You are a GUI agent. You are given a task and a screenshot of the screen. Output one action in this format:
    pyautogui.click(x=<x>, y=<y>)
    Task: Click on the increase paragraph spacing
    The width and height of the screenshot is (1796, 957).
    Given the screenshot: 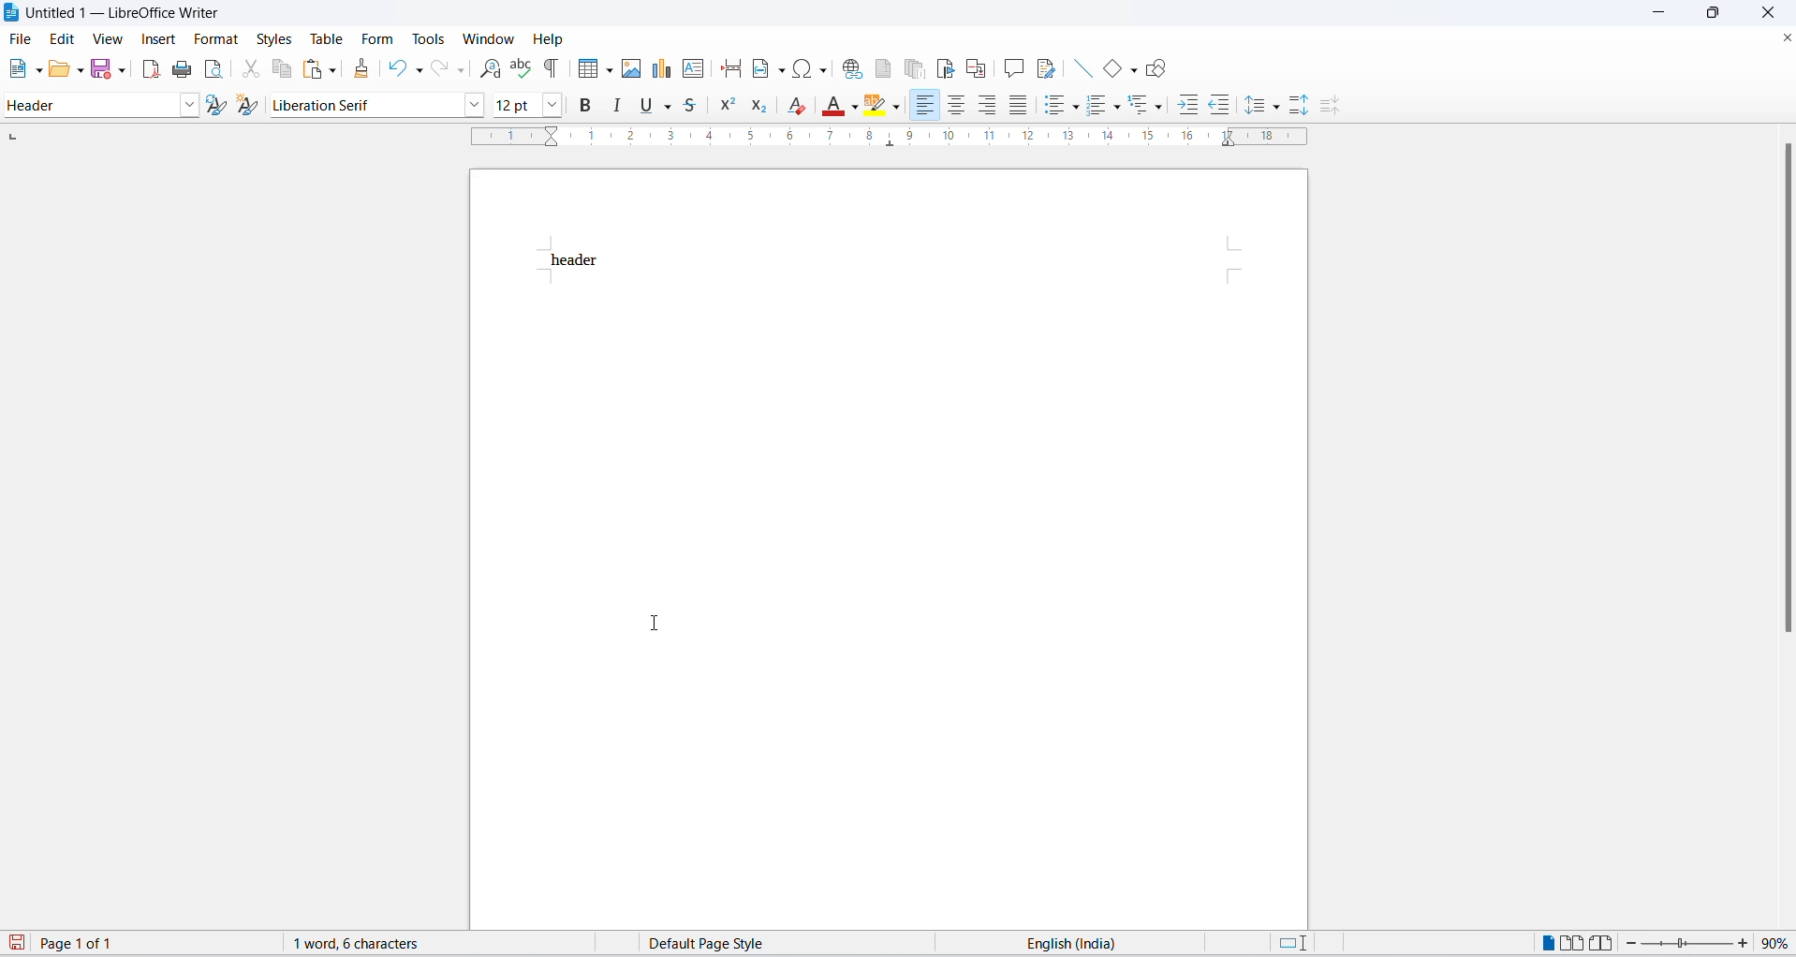 What is the action you would take?
    pyautogui.click(x=1298, y=104)
    